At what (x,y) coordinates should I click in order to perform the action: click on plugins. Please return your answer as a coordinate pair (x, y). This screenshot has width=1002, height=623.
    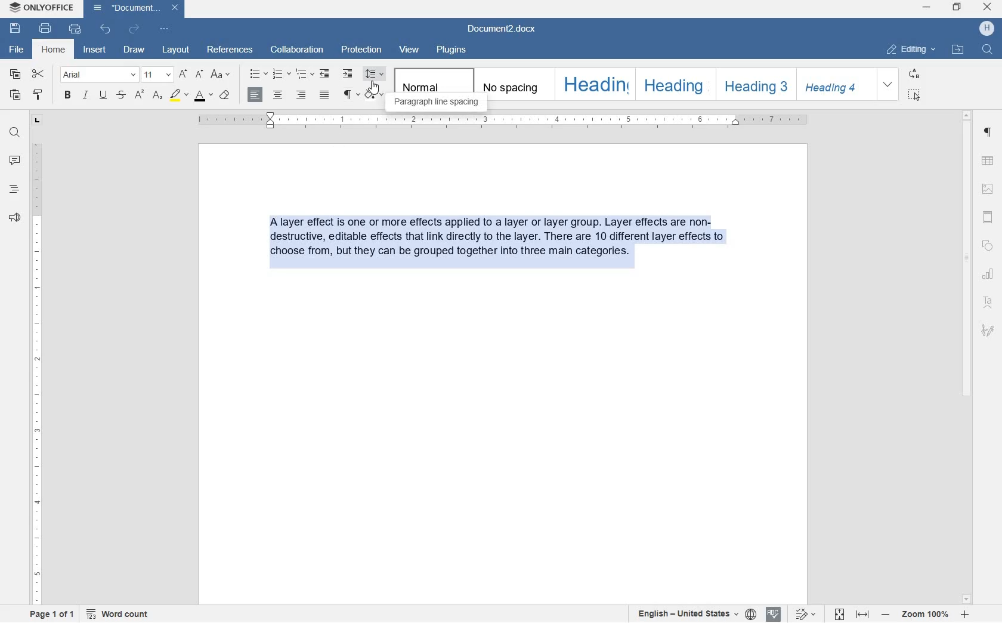
    Looking at the image, I should click on (456, 51).